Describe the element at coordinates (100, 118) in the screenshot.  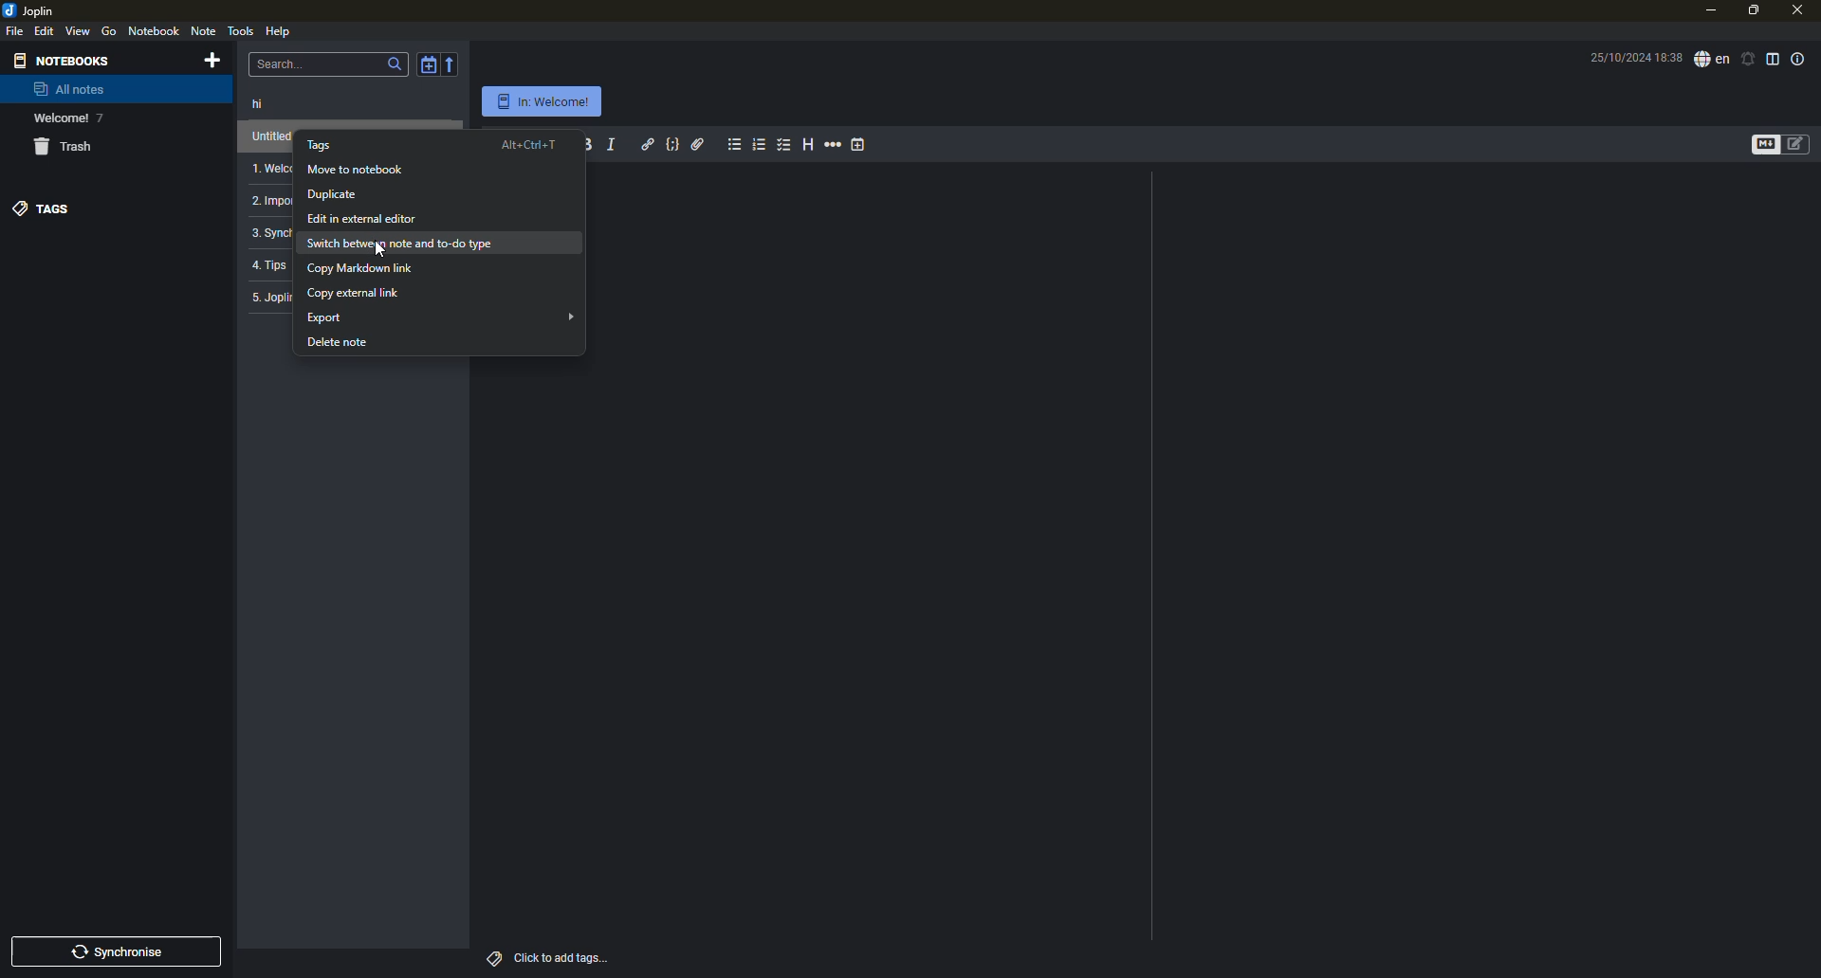
I see `7` at that location.